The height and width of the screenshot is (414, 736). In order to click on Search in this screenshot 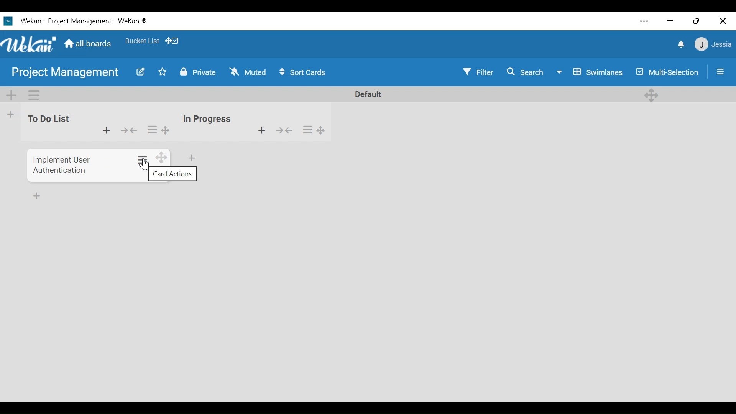, I will do `click(527, 72)`.